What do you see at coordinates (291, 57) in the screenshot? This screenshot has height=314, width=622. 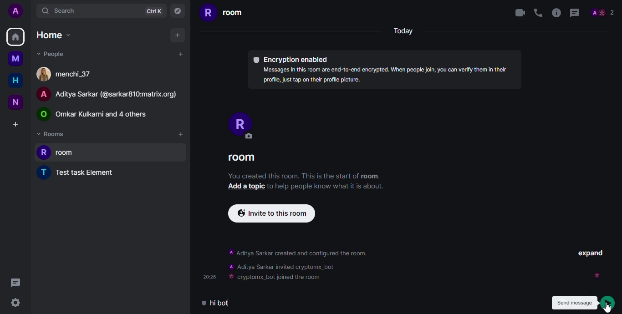 I see `Encryption enabled` at bounding box center [291, 57].